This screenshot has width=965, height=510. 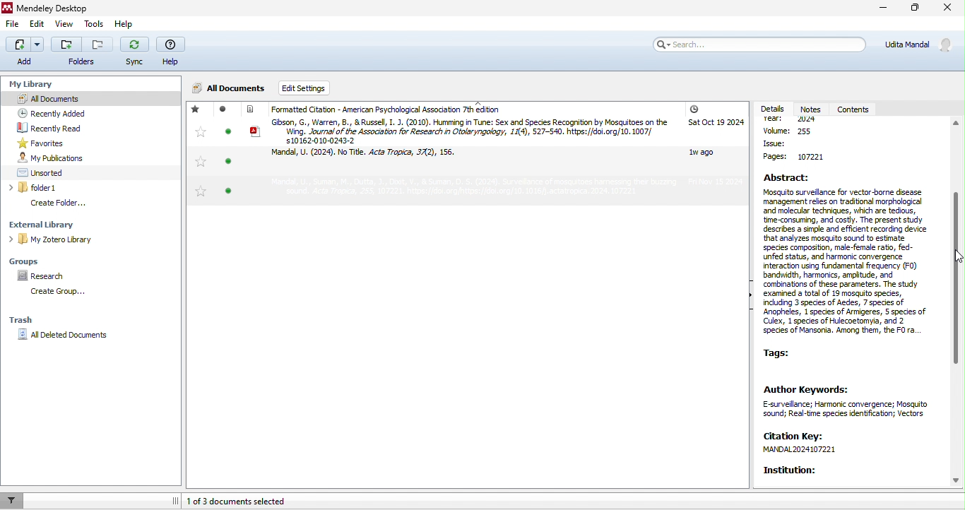 I want to click on issue, so click(x=785, y=144).